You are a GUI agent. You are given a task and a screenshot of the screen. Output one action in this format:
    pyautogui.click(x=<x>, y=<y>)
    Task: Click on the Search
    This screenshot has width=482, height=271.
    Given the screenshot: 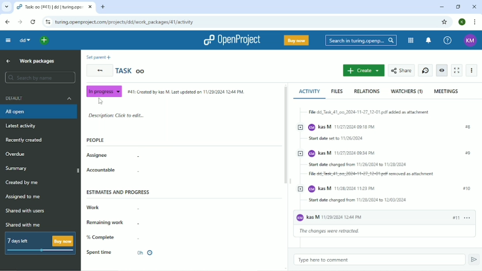 What is the action you would take?
    pyautogui.click(x=360, y=41)
    